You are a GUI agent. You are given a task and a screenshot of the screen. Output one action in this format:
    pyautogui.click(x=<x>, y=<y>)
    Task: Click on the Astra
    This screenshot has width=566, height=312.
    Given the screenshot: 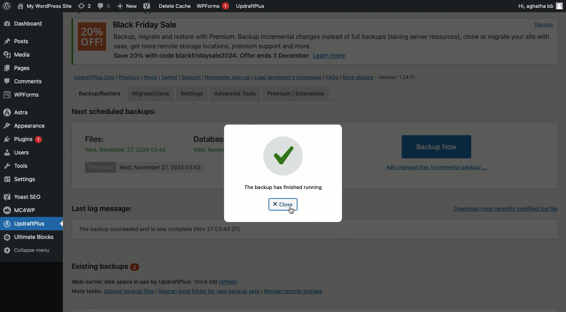 What is the action you would take?
    pyautogui.click(x=22, y=112)
    